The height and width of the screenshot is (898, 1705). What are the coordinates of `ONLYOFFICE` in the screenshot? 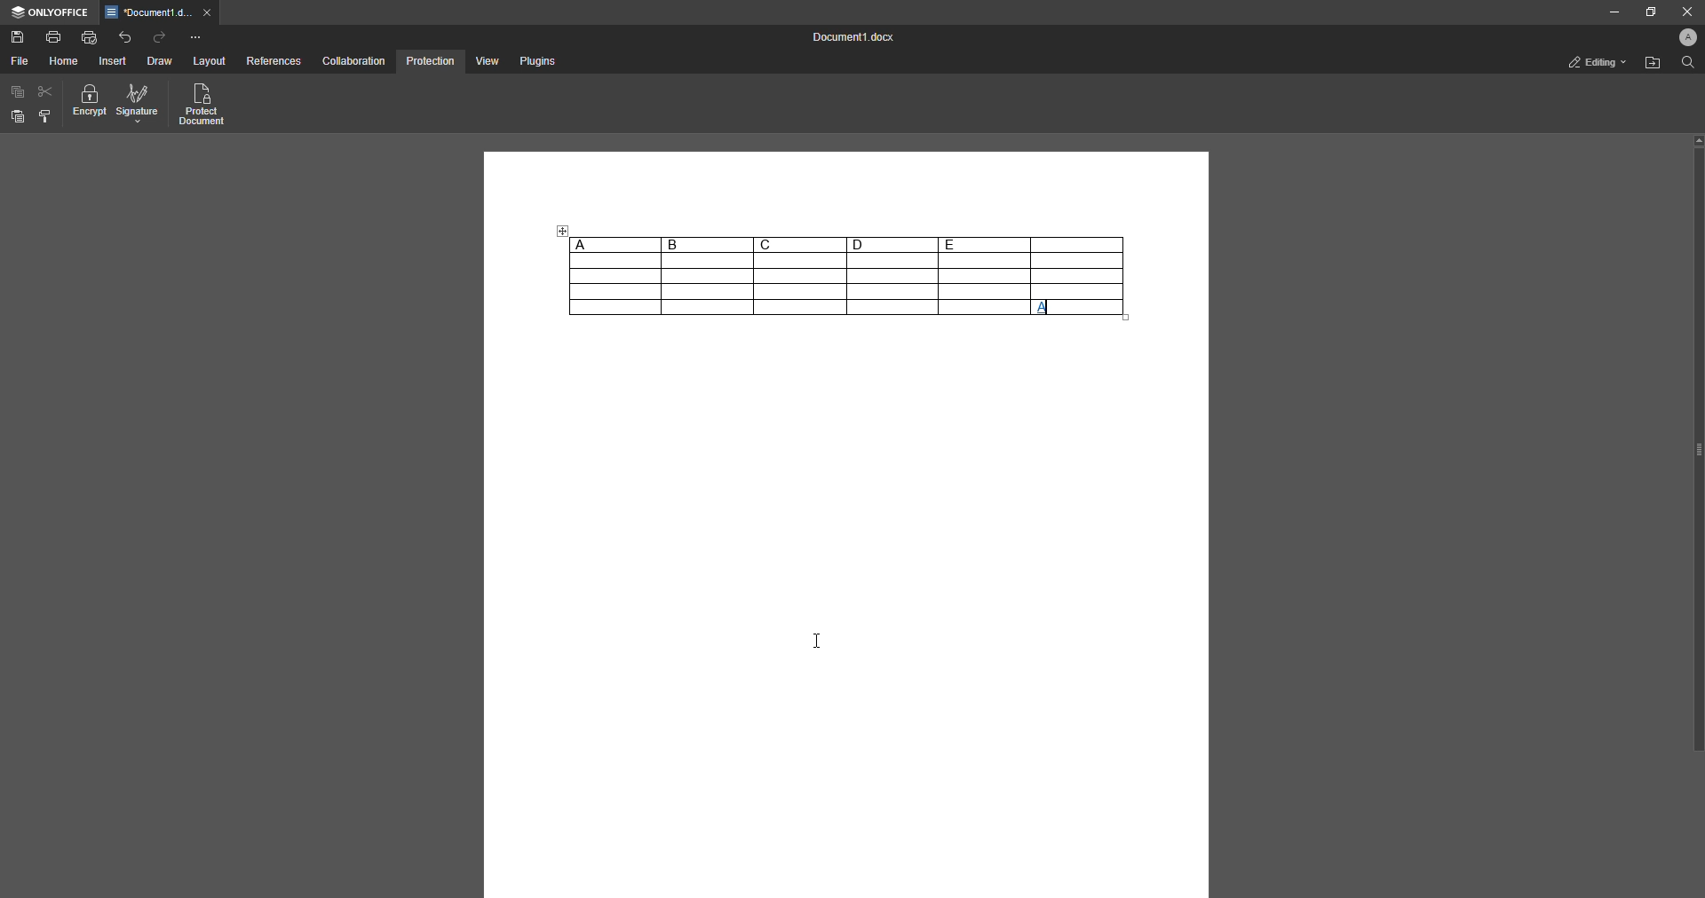 It's located at (50, 12).